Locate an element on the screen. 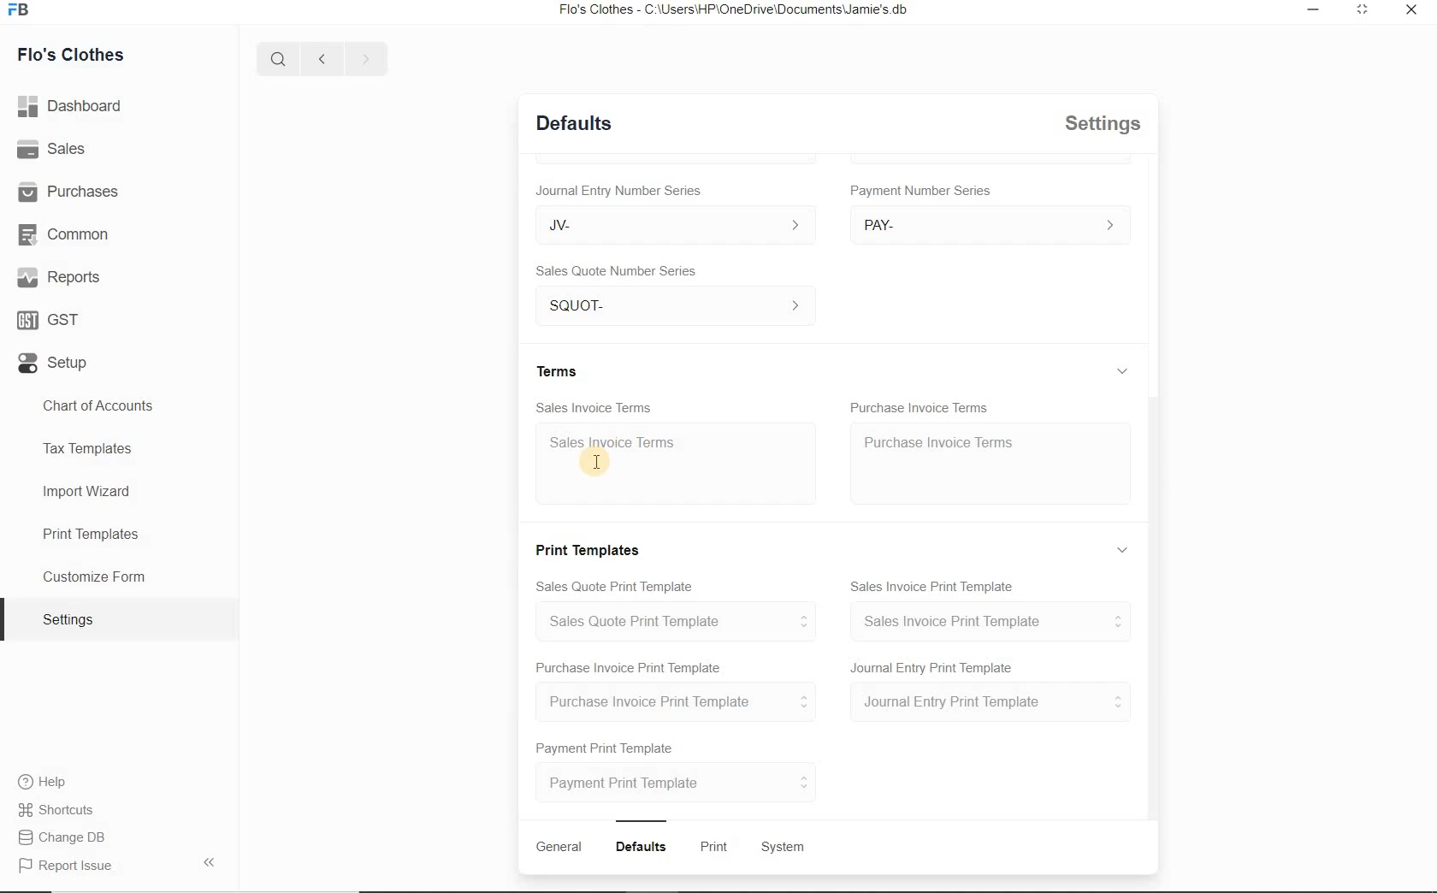 Image resolution: width=1437 pixels, height=893 pixels. Previous is located at coordinates (319, 57).